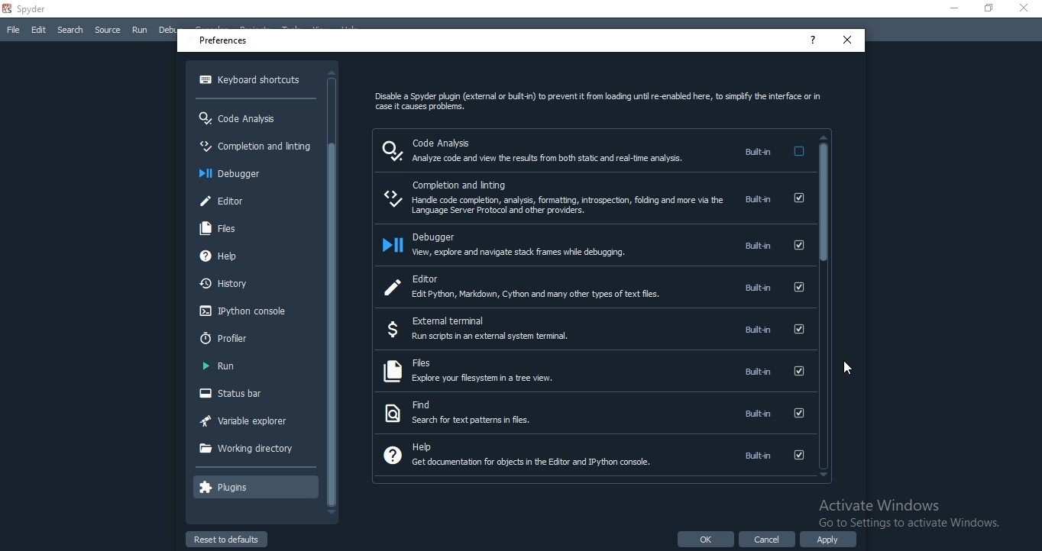 This screenshot has width=1042, height=551. I want to click on history, so click(253, 285).